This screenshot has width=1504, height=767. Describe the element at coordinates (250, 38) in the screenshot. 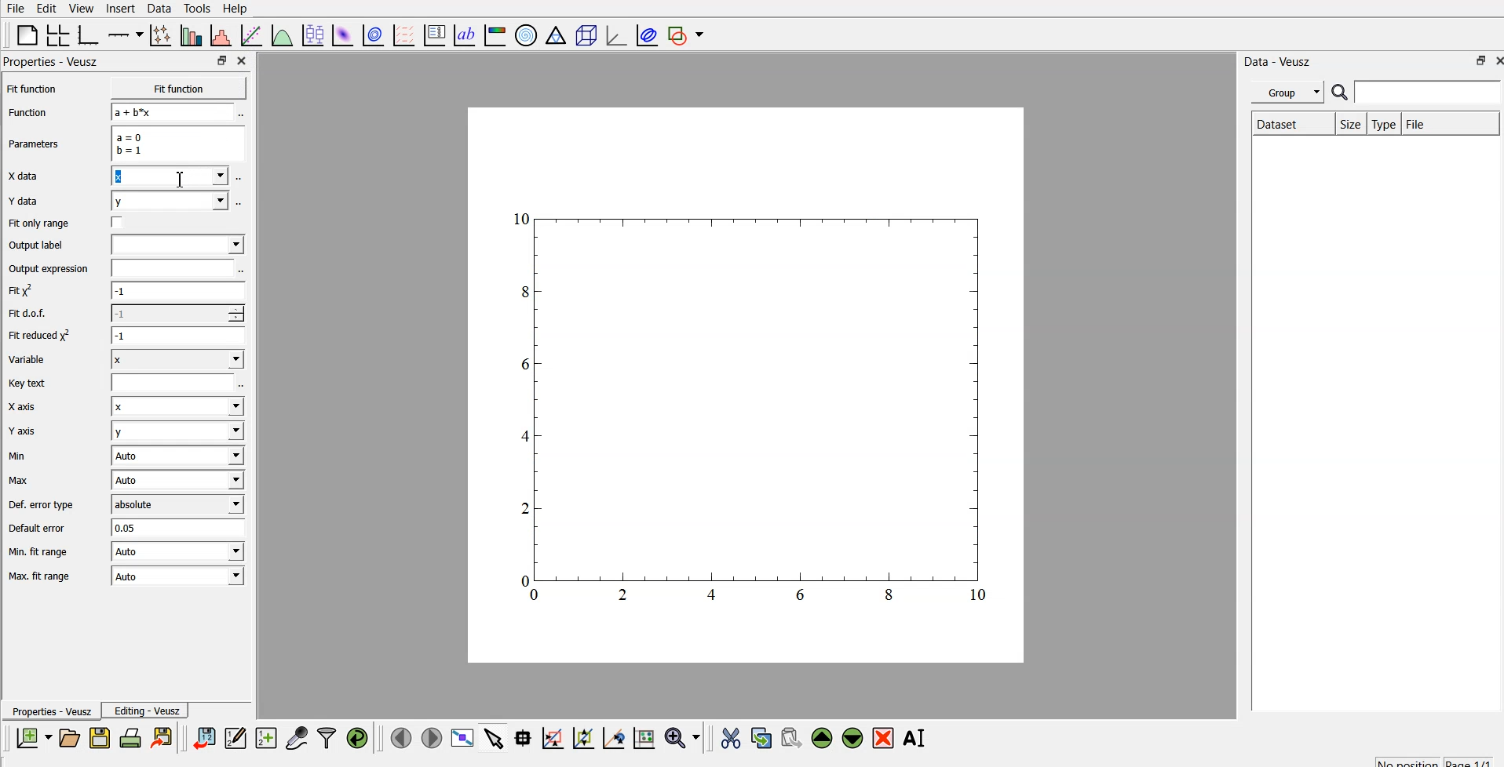

I see `fit  a function to data` at that location.